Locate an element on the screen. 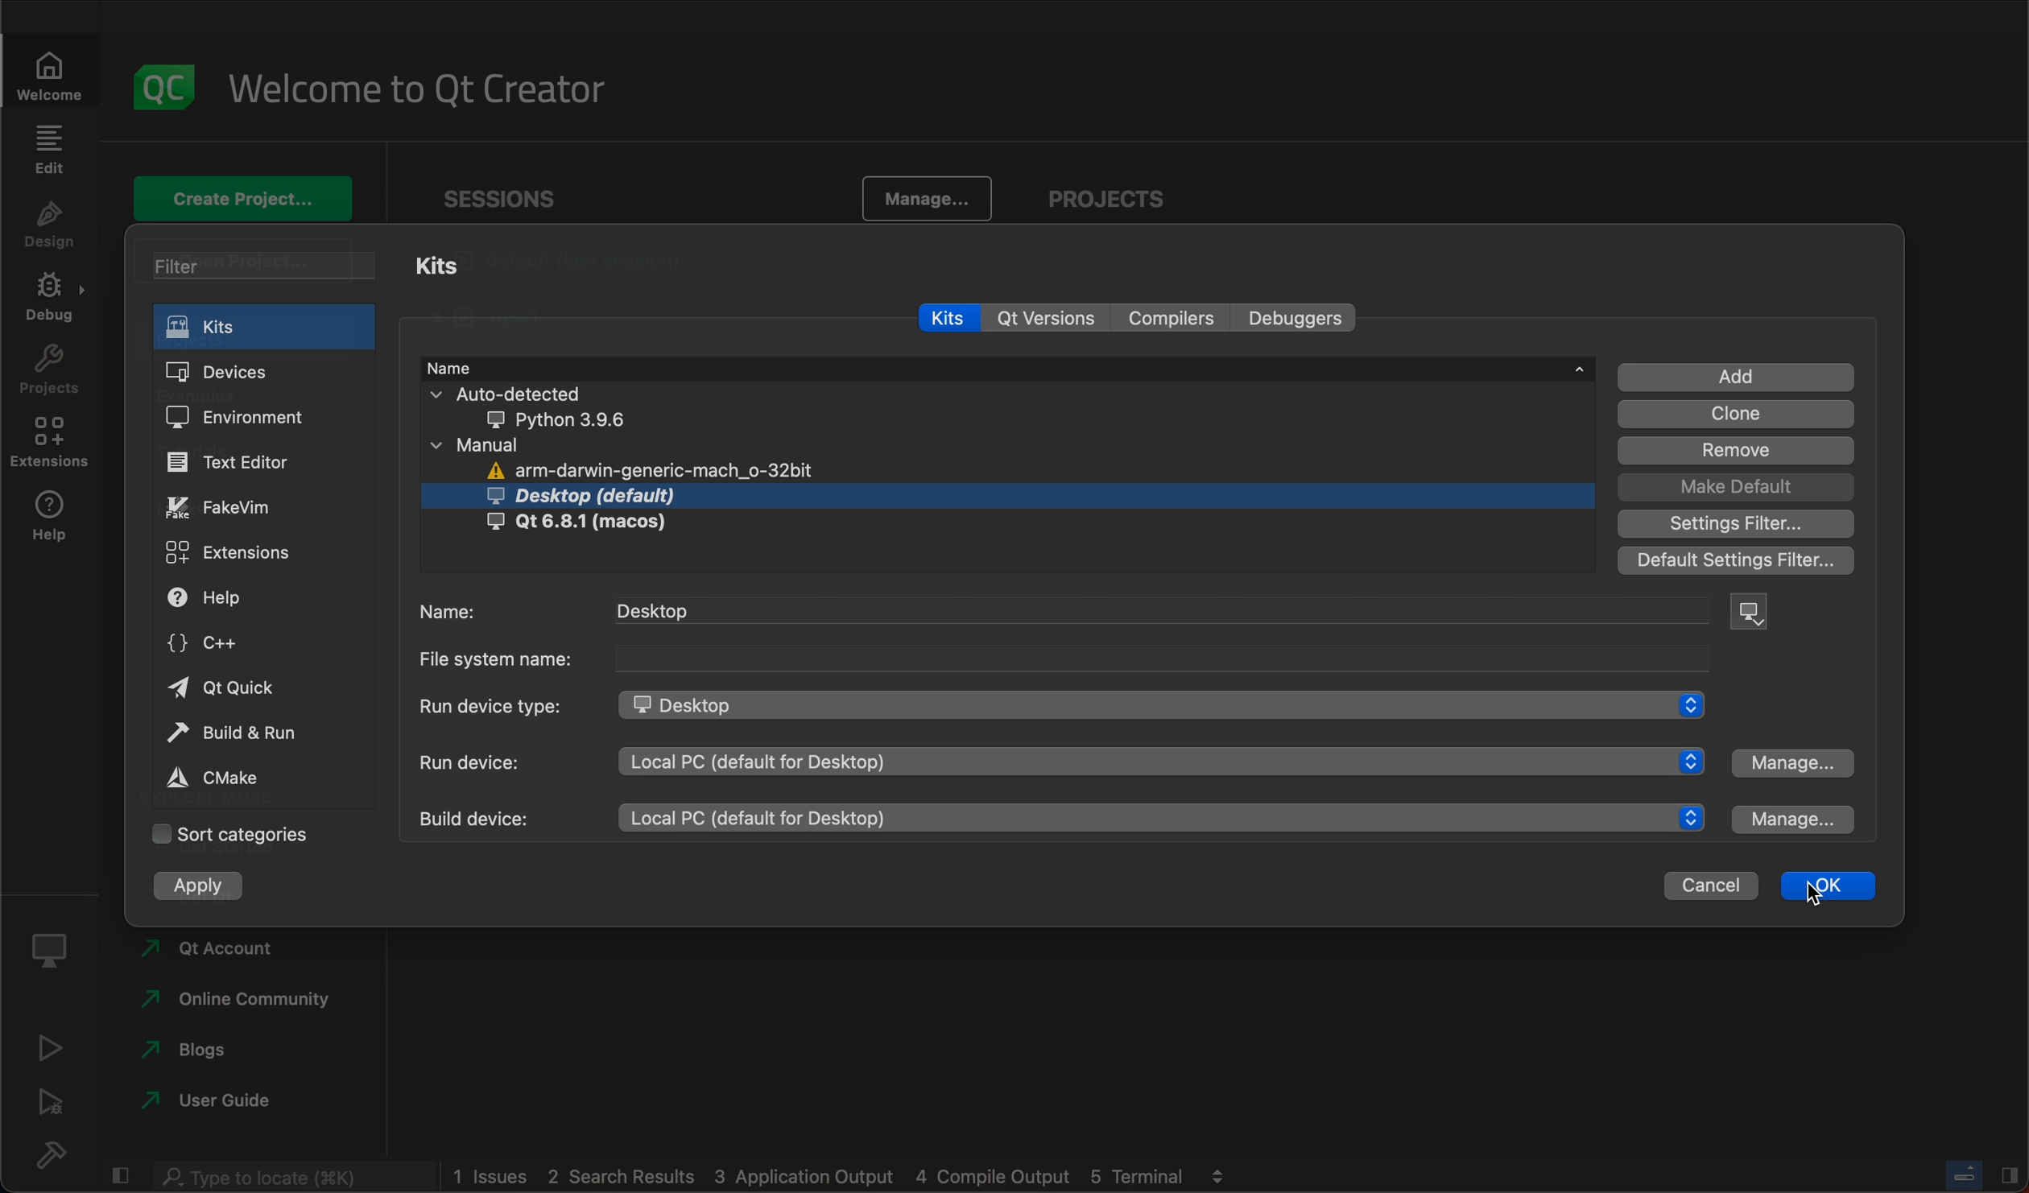 Image resolution: width=2029 pixels, height=1193 pixels. Toggle progress bar is located at coordinates (1961, 1171).